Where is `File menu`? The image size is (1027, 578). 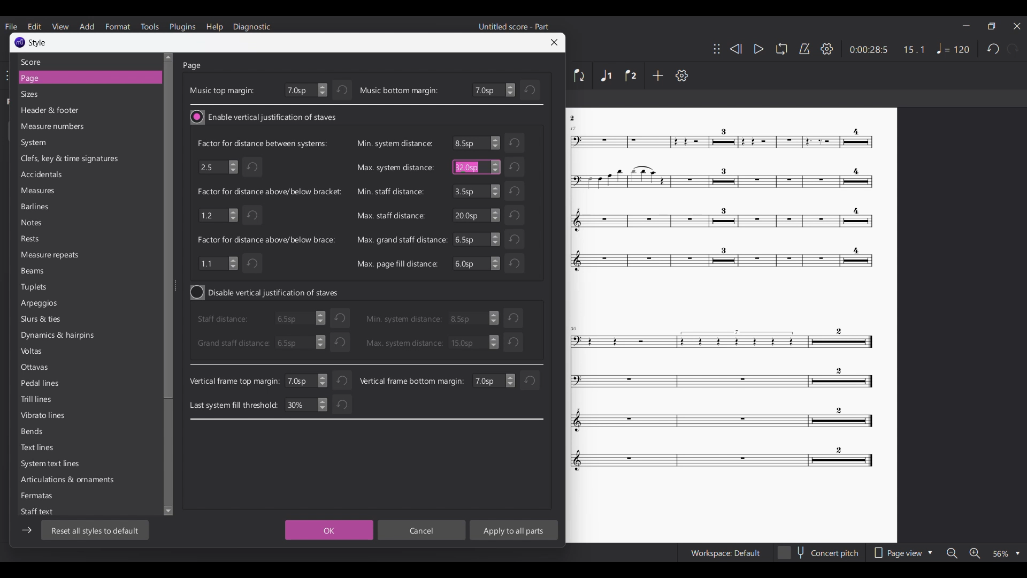
File menu is located at coordinates (11, 26).